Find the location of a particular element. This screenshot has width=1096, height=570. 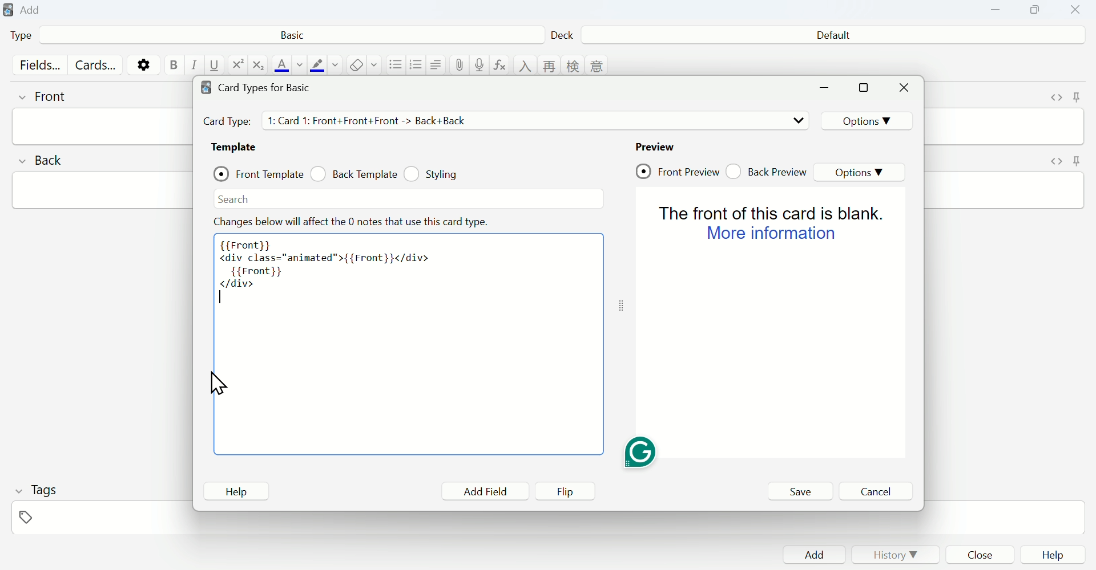

Styling is located at coordinates (436, 173).